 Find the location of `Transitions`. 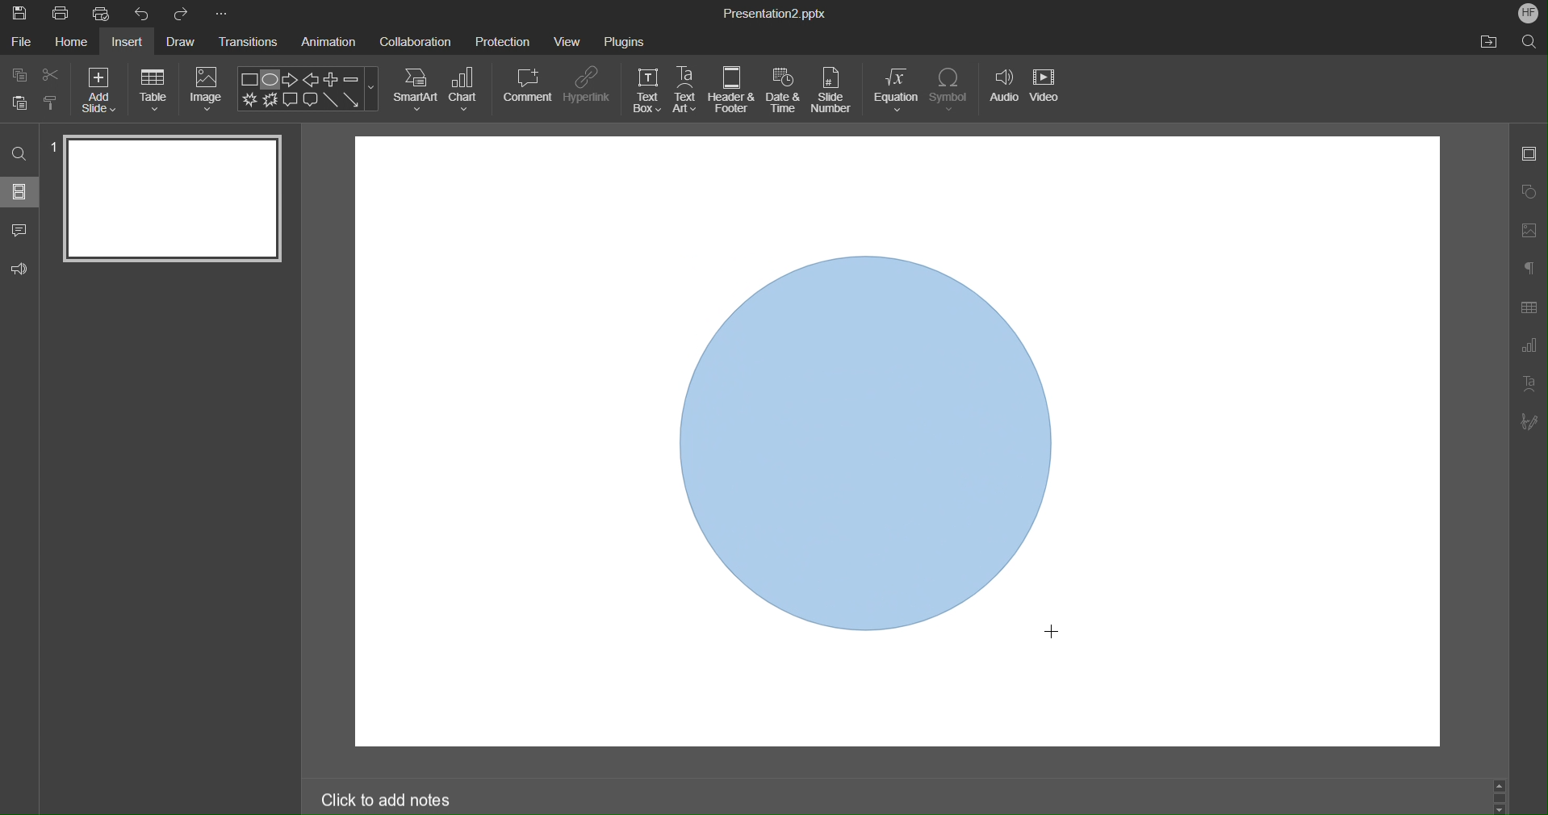

Transitions is located at coordinates (250, 44).